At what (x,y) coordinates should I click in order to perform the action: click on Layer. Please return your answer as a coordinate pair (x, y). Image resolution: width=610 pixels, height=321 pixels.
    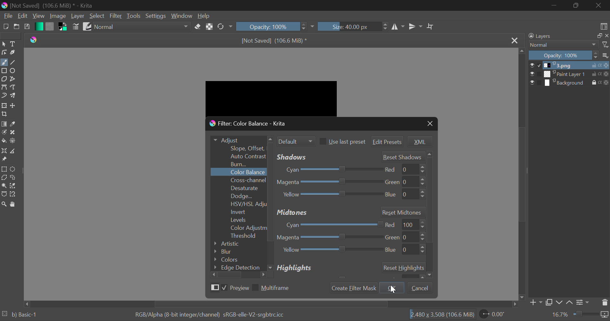
    Looking at the image, I should click on (78, 17).